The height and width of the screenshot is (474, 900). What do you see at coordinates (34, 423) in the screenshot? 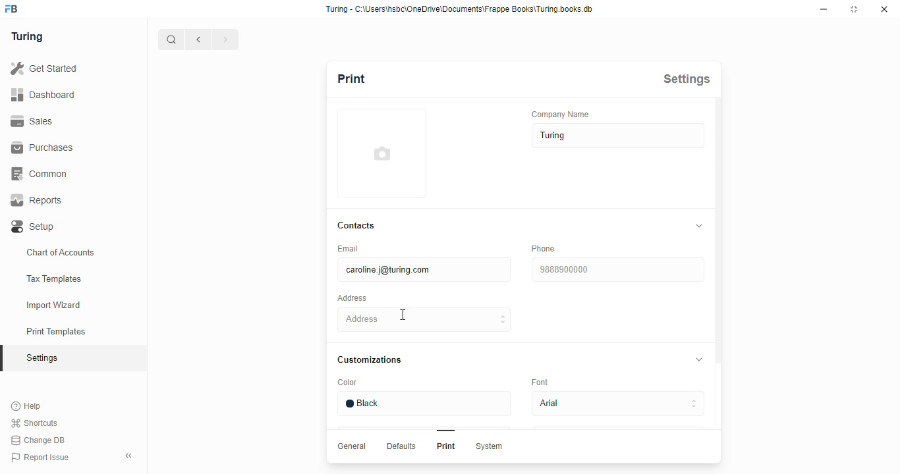
I see `shortcuts` at bounding box center [34, 423].